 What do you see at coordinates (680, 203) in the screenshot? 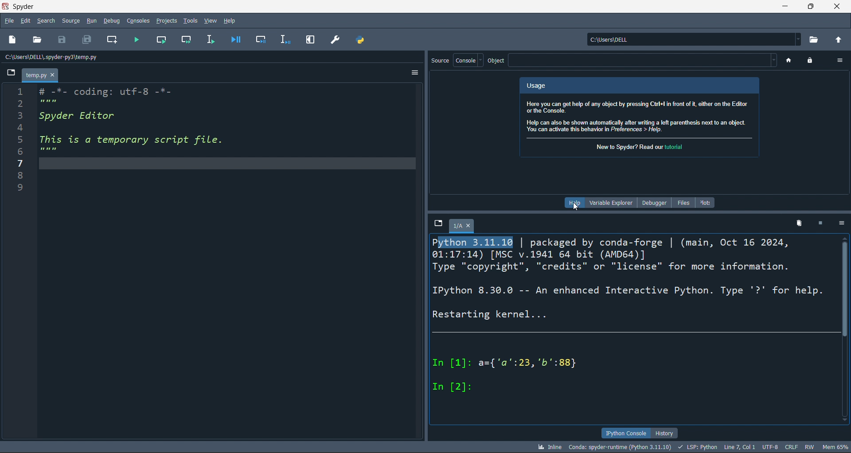
I see `files` at bounding box center [680, 203].